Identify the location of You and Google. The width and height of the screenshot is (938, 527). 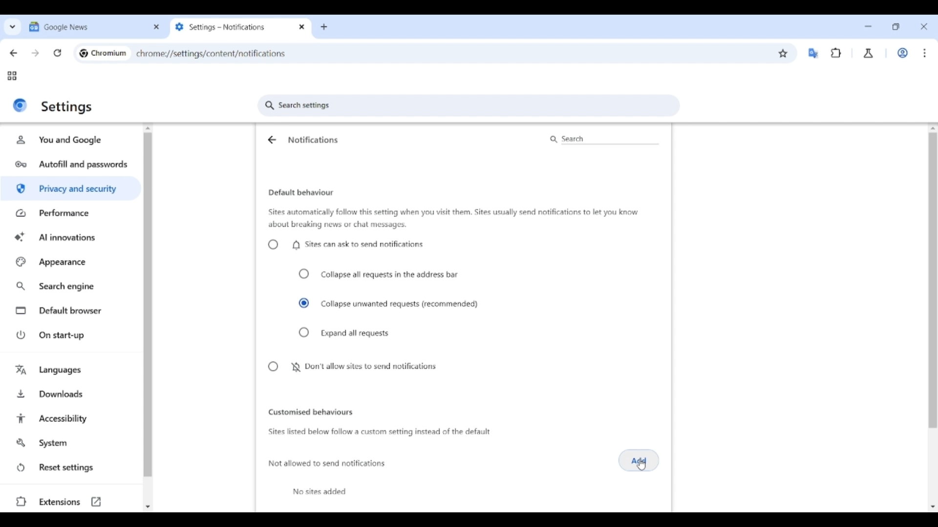
(69, 140).